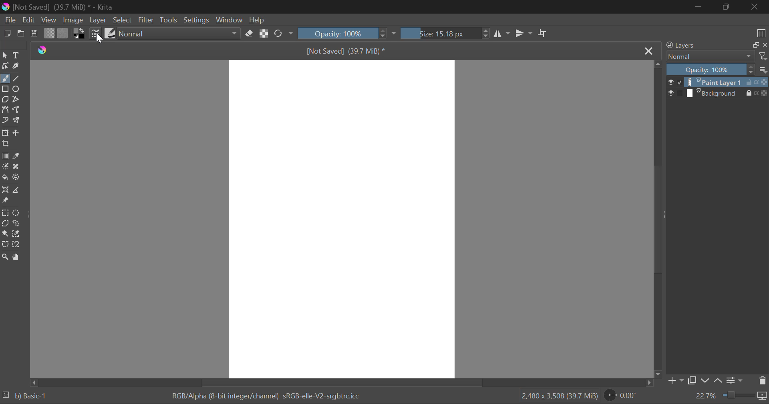 The width and height of the screenshot is (769, 404). Describe the element at coordinates (446, 33) in the screenshot. I see `Size 15.18px` at that location.